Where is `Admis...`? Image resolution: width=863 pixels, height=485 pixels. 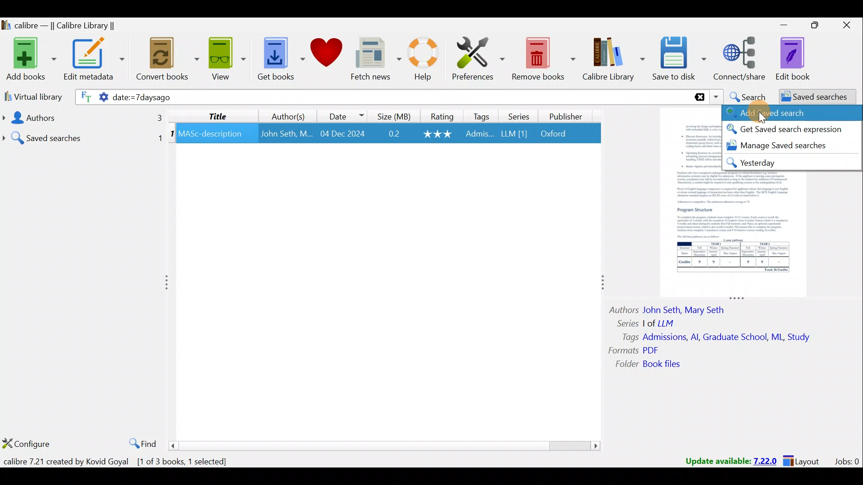 Admis... is located at coordinates (480, 135).